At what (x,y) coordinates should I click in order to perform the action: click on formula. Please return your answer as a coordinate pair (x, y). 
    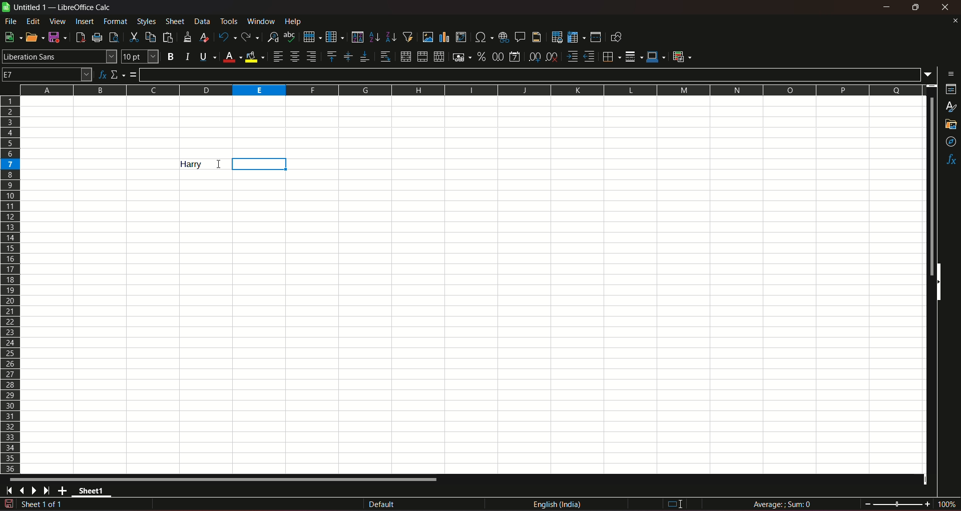
    Looking at the image, I should click on (784, 504).